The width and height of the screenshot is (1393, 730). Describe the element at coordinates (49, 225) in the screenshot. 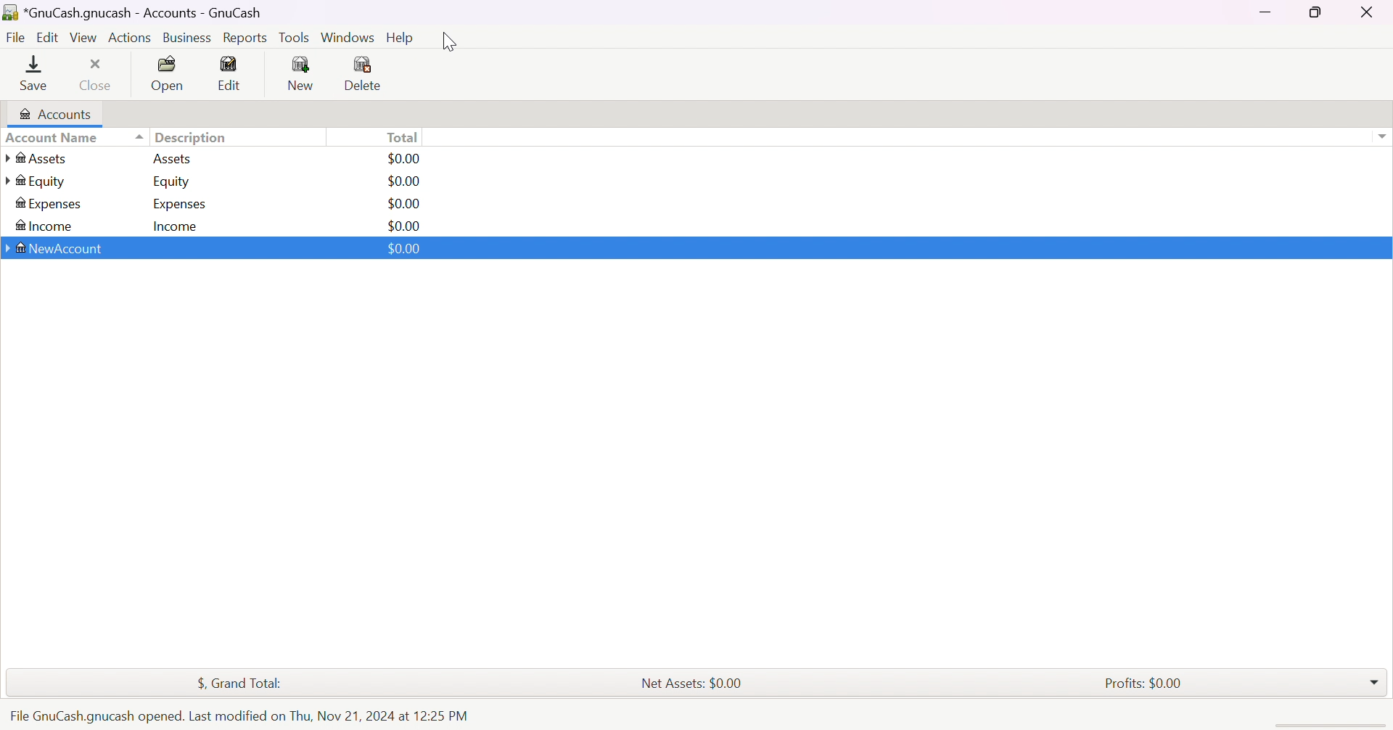

I see `Income` at that location.